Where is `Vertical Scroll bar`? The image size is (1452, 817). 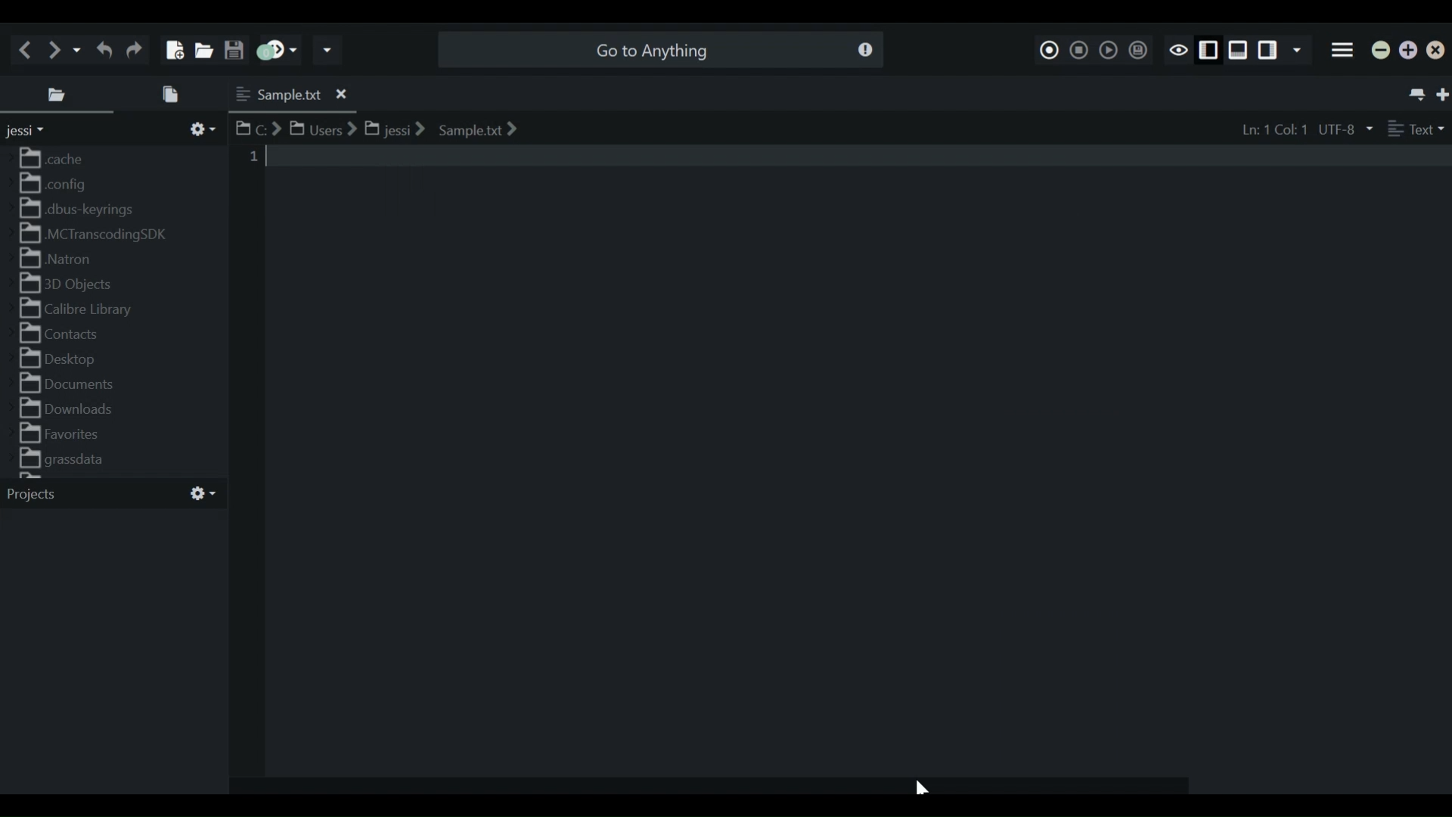
Vertical Scroll bar is located at coordinates (216, 211).